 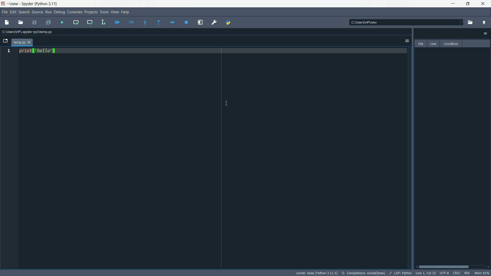 What do you see at coordinates (4, 12) in the screenshot?
I see `file menu` at bounding box center [4, 12].